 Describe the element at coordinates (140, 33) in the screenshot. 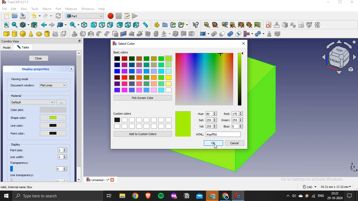

I see `sweep` at that location.